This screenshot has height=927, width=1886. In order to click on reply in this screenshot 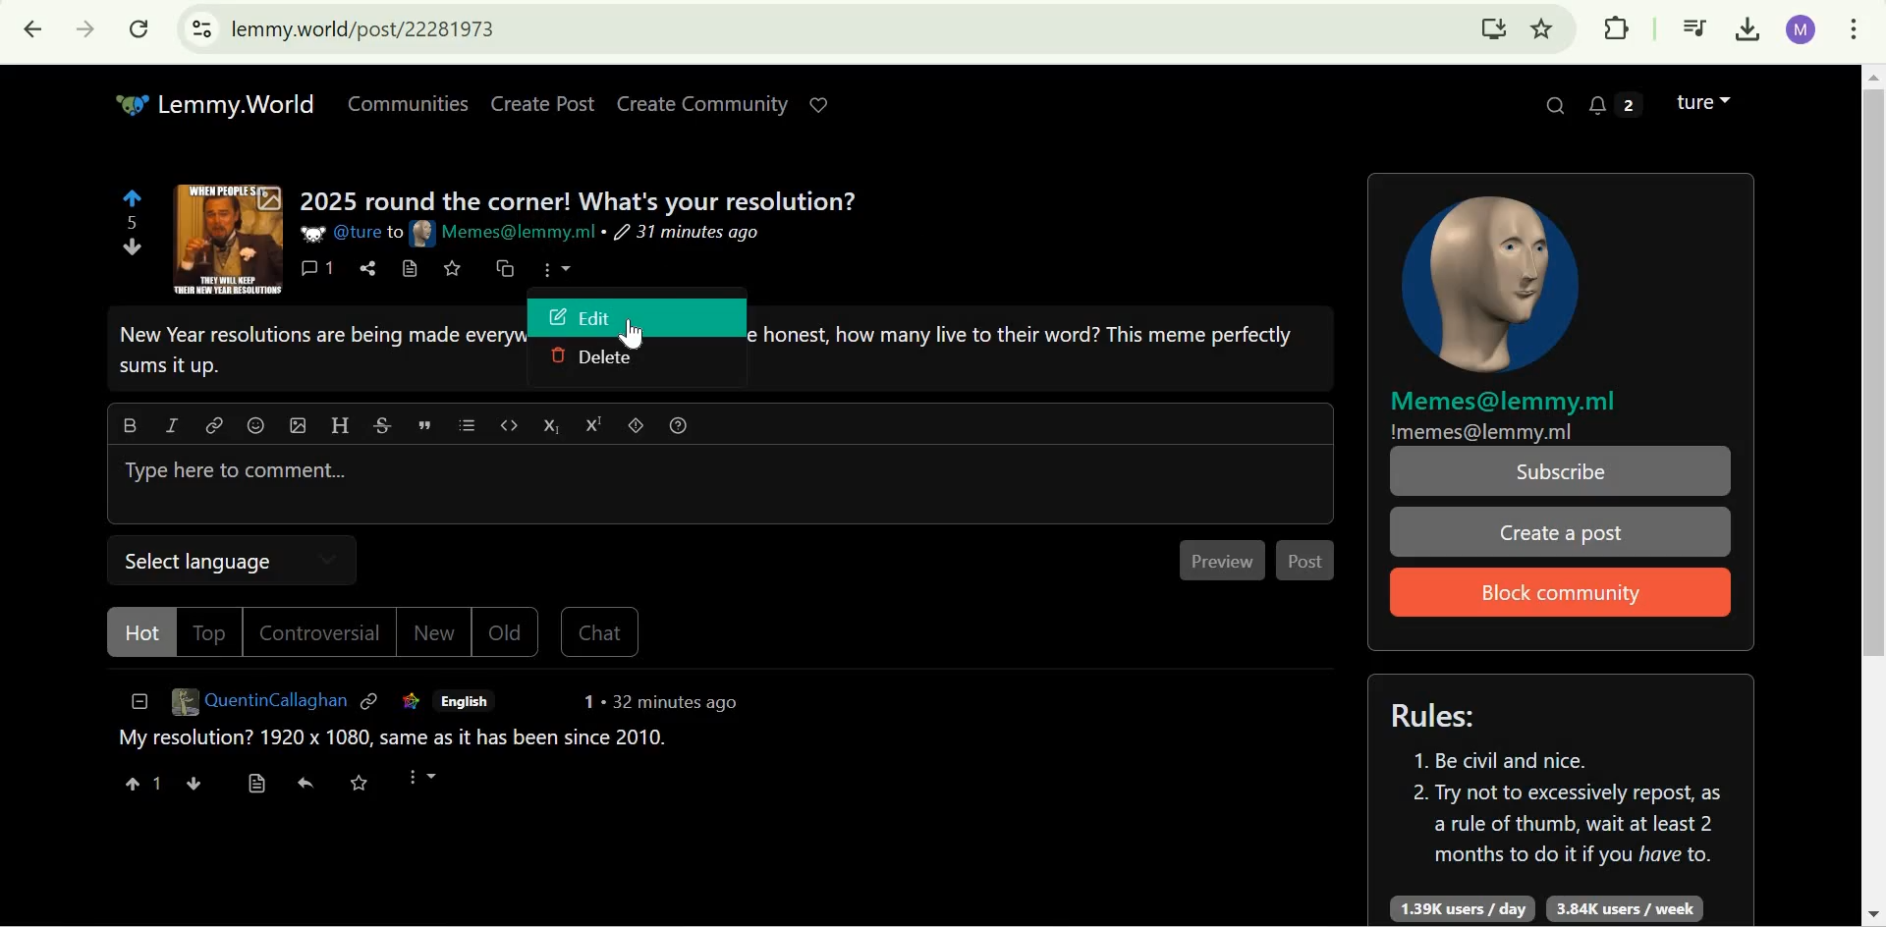, I will do `click(309, 783)`.